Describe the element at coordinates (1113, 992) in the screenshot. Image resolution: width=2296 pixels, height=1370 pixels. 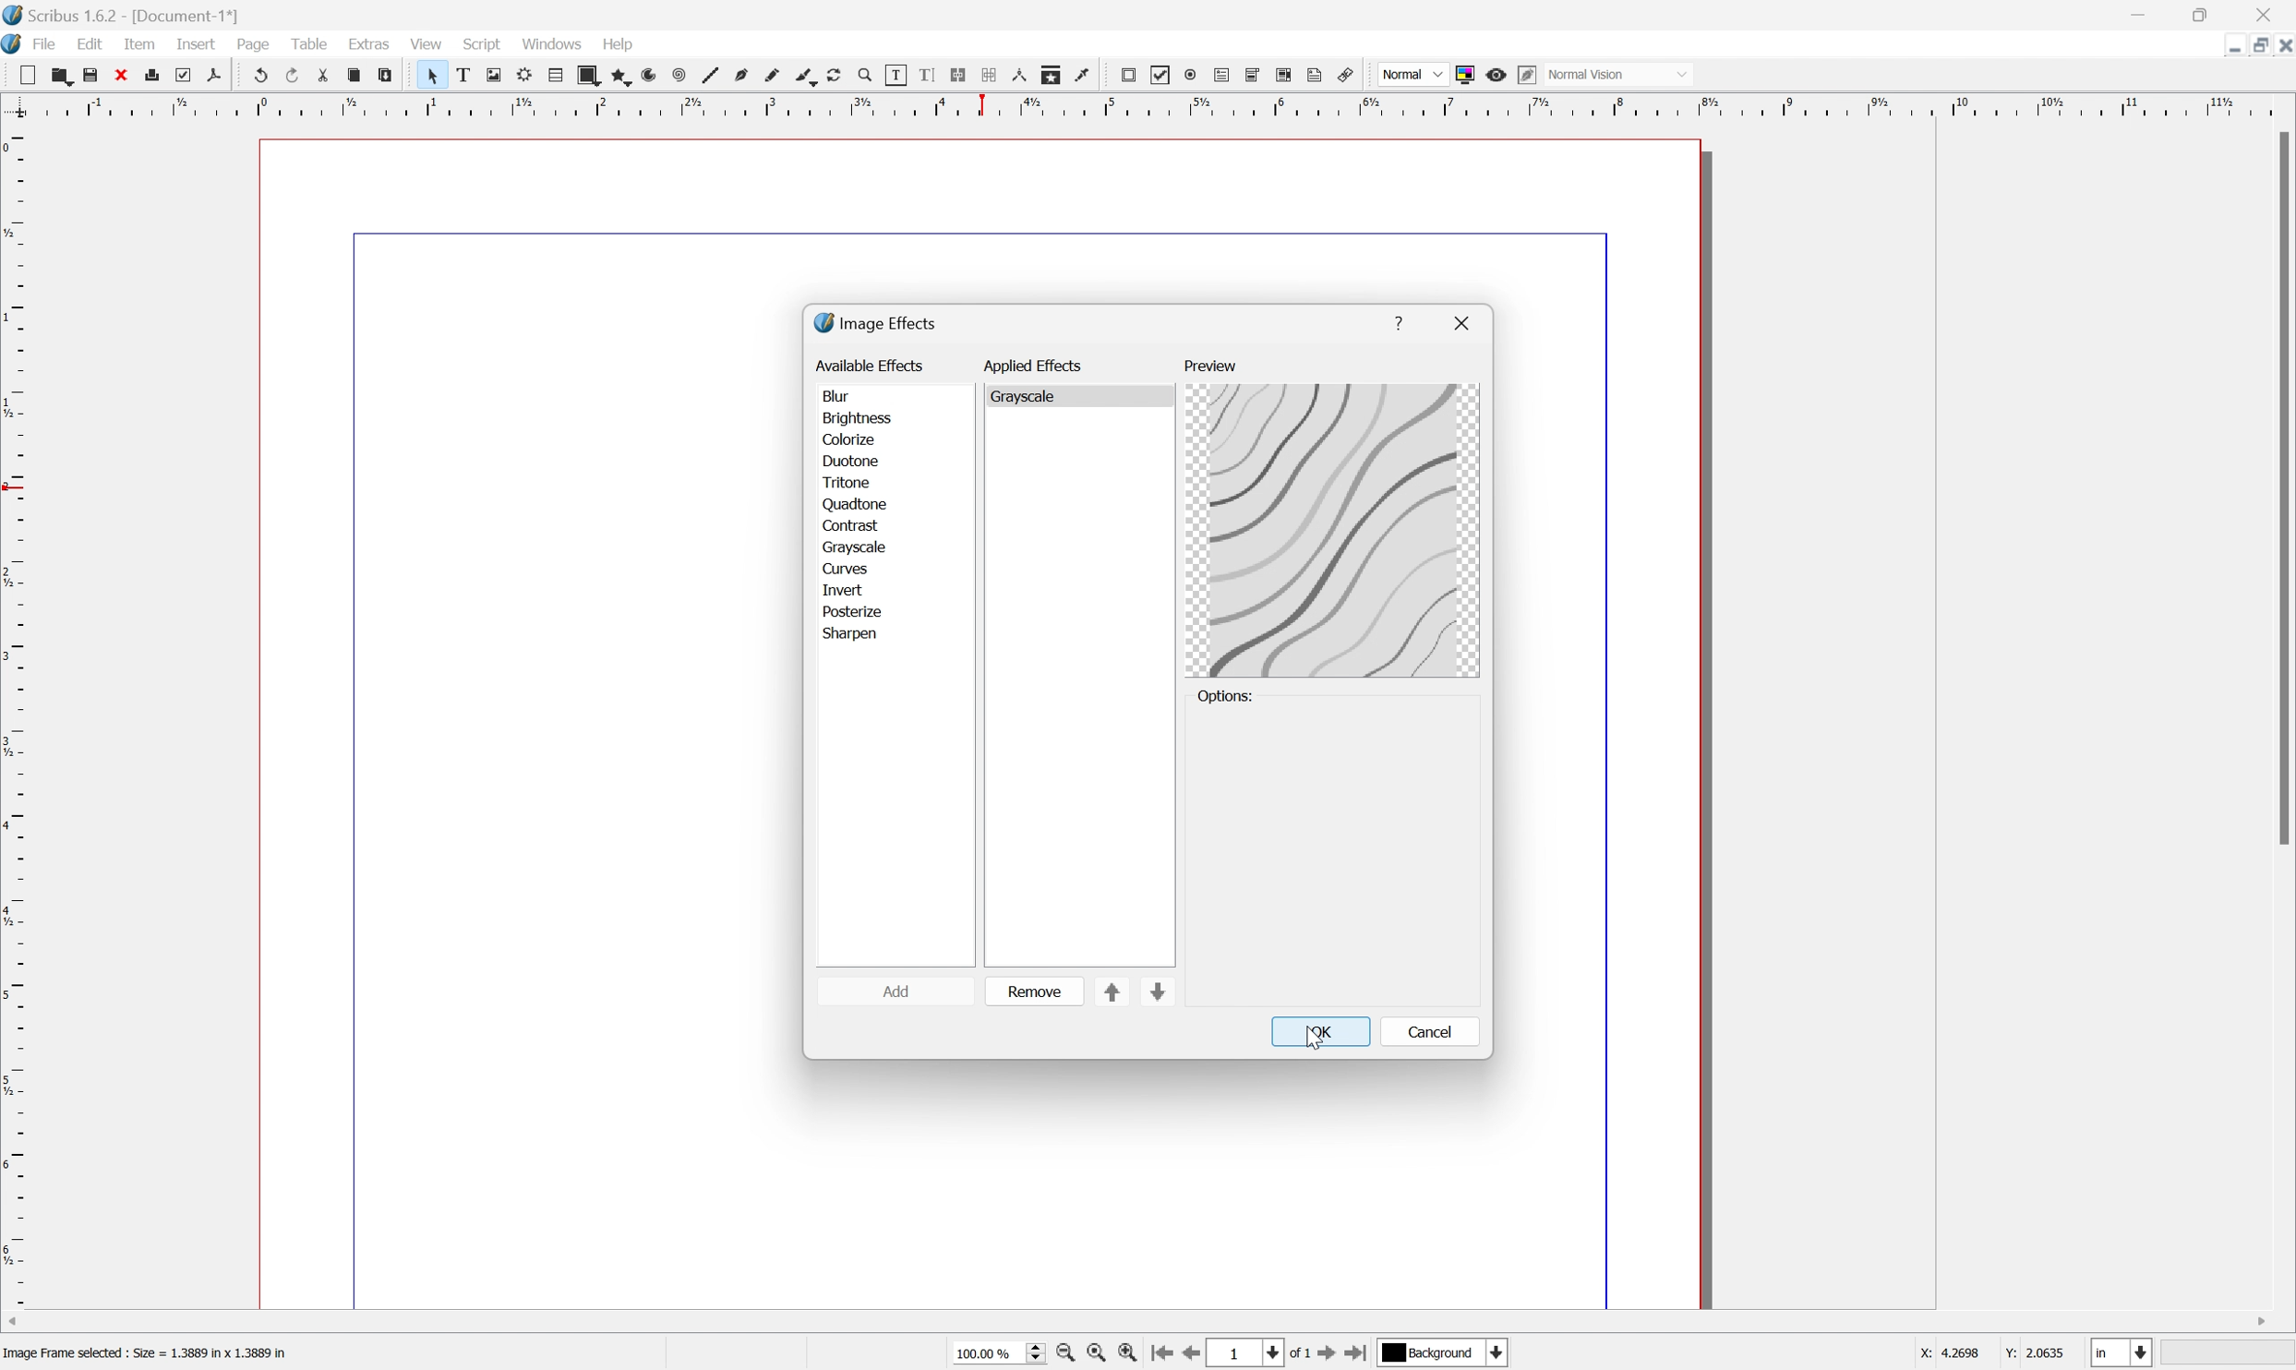
I see `up` at that location.